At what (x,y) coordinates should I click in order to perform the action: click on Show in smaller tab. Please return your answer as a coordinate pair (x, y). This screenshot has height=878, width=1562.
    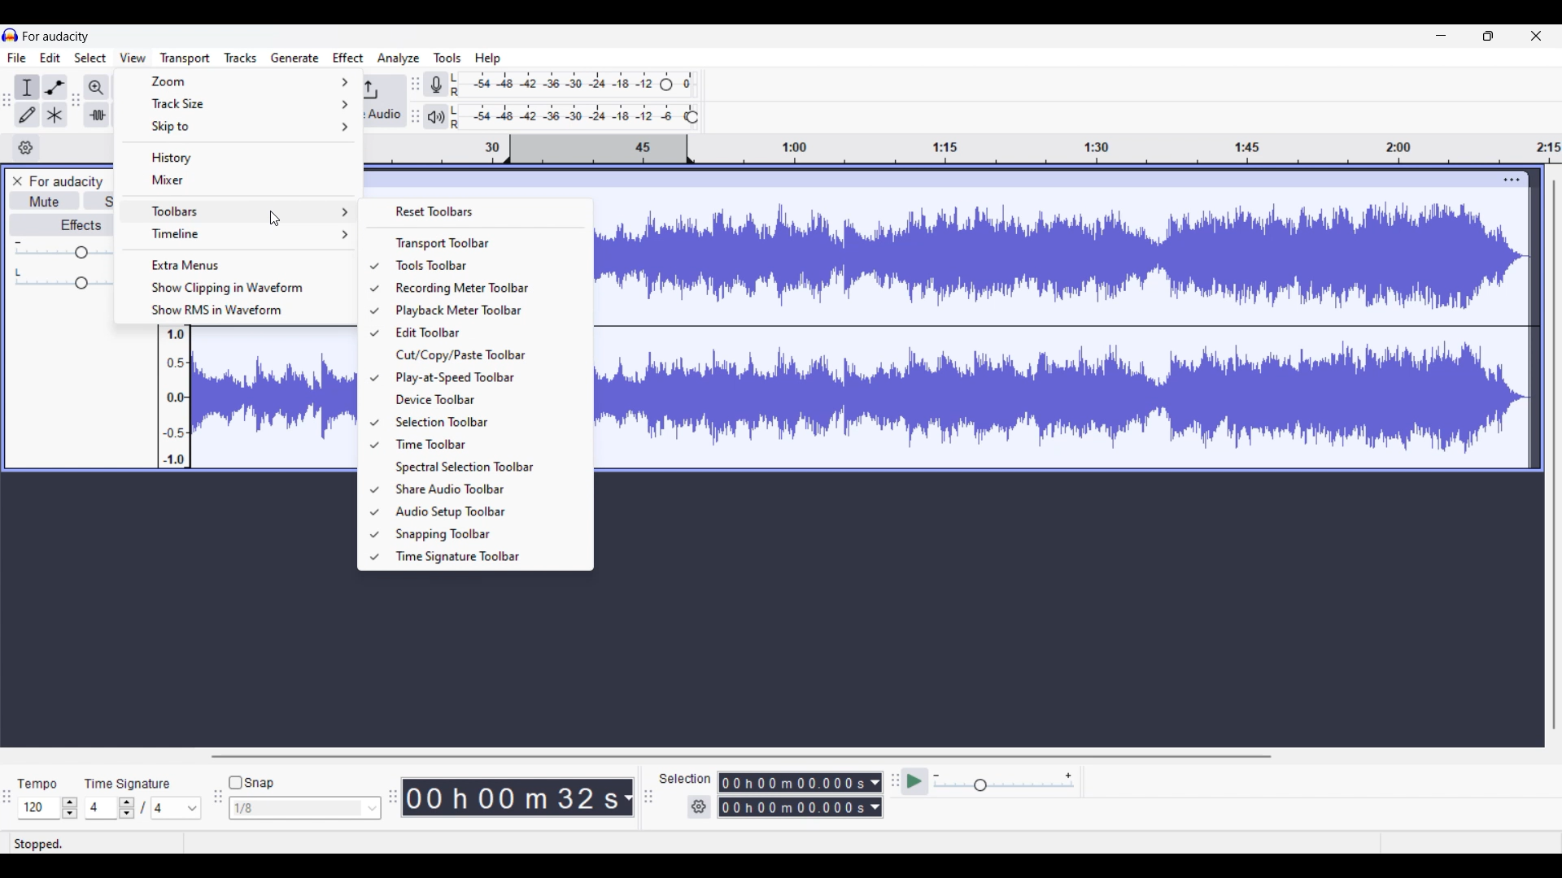
    Looking at the image, I should click on (1488, 36).